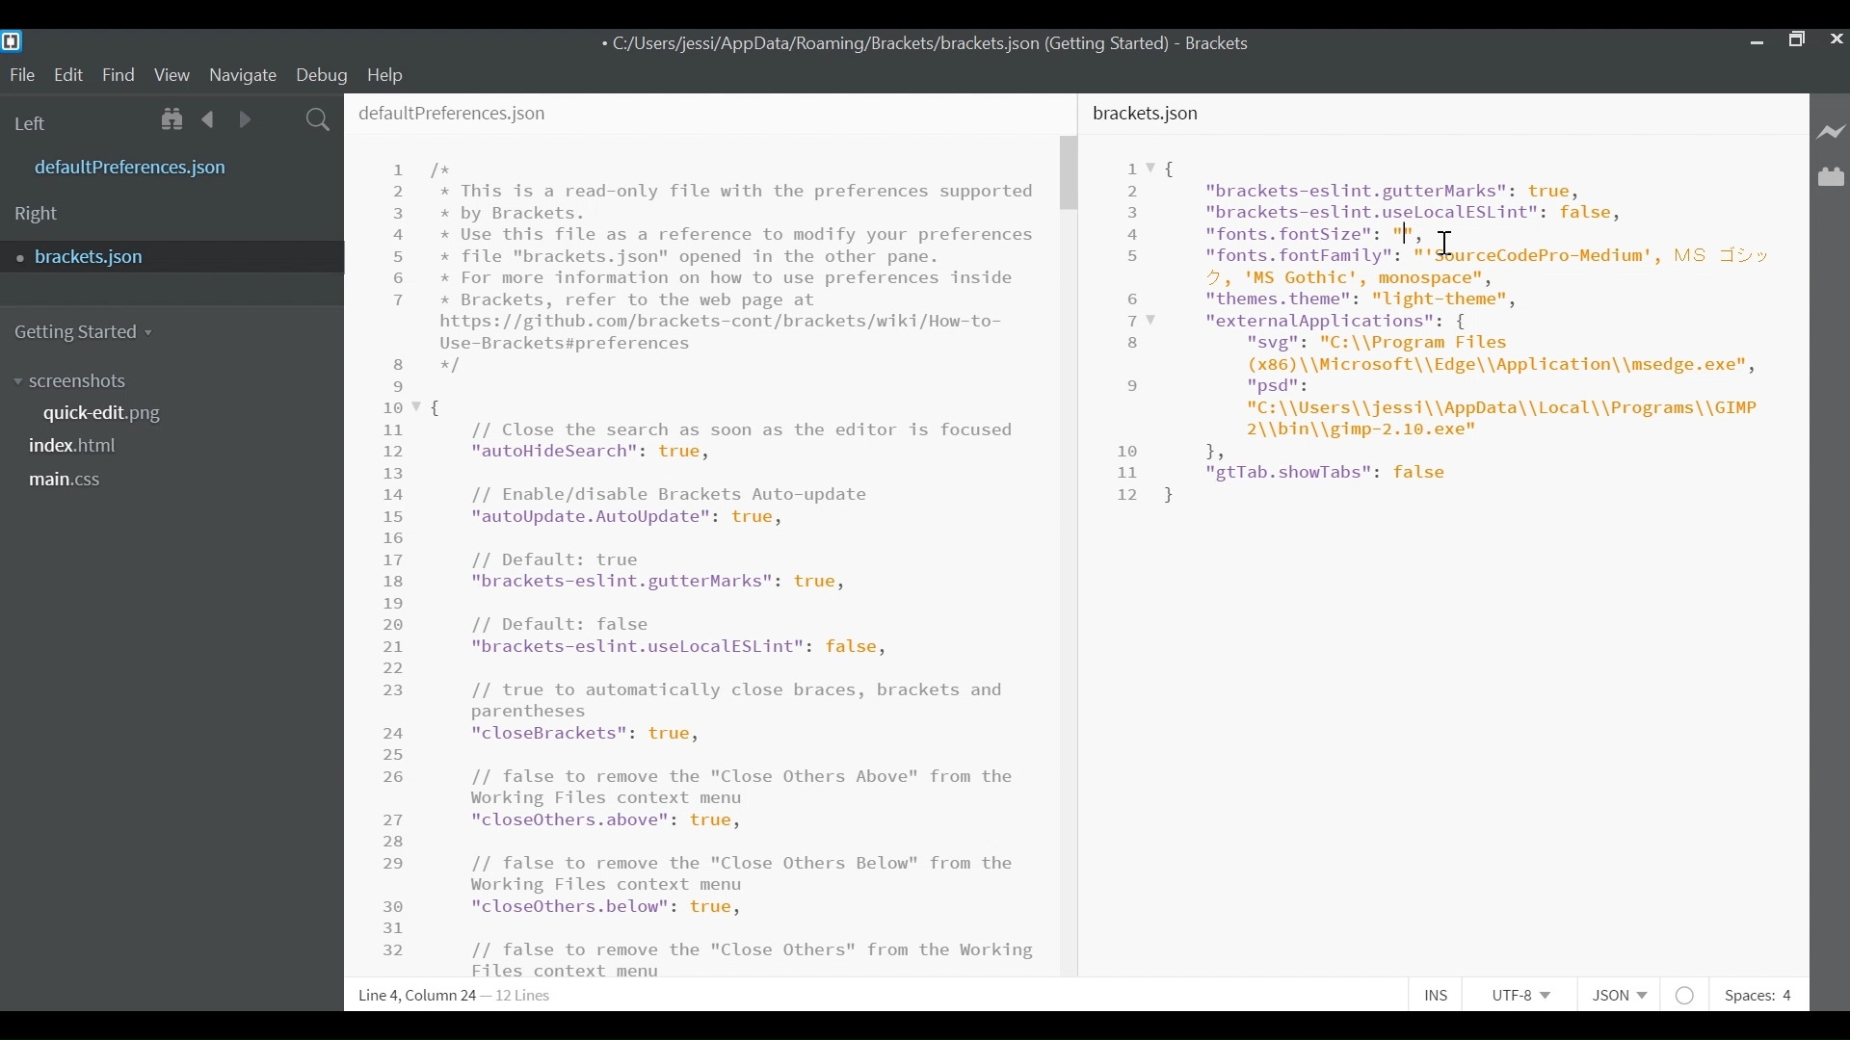 This screenshot has width=1850, height=1040. Describe the element at coordinates (320, 121) in the screenshot. I see `Find in Files` at that location.